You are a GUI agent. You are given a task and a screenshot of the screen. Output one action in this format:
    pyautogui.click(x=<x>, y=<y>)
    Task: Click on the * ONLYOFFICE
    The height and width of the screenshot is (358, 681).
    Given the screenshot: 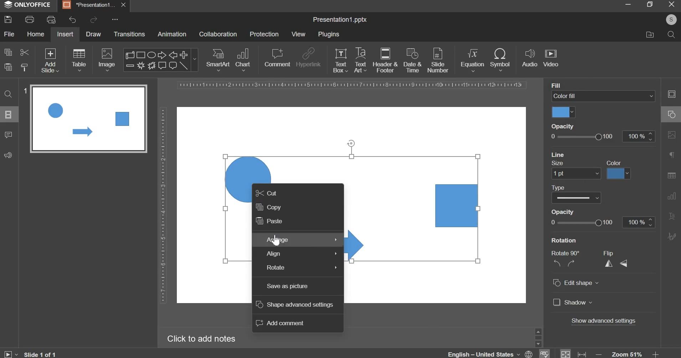 What is the action you would take?
    pyautogui.click(x=28, y=5)
    